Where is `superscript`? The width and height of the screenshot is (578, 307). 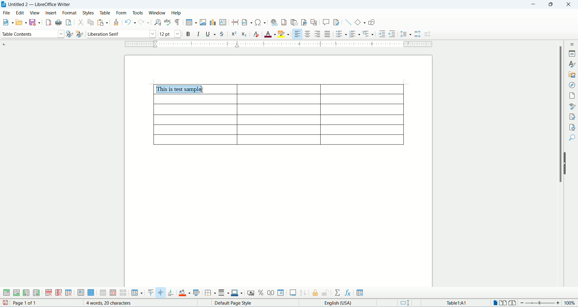
superscript is located at coordinates (234, 35).